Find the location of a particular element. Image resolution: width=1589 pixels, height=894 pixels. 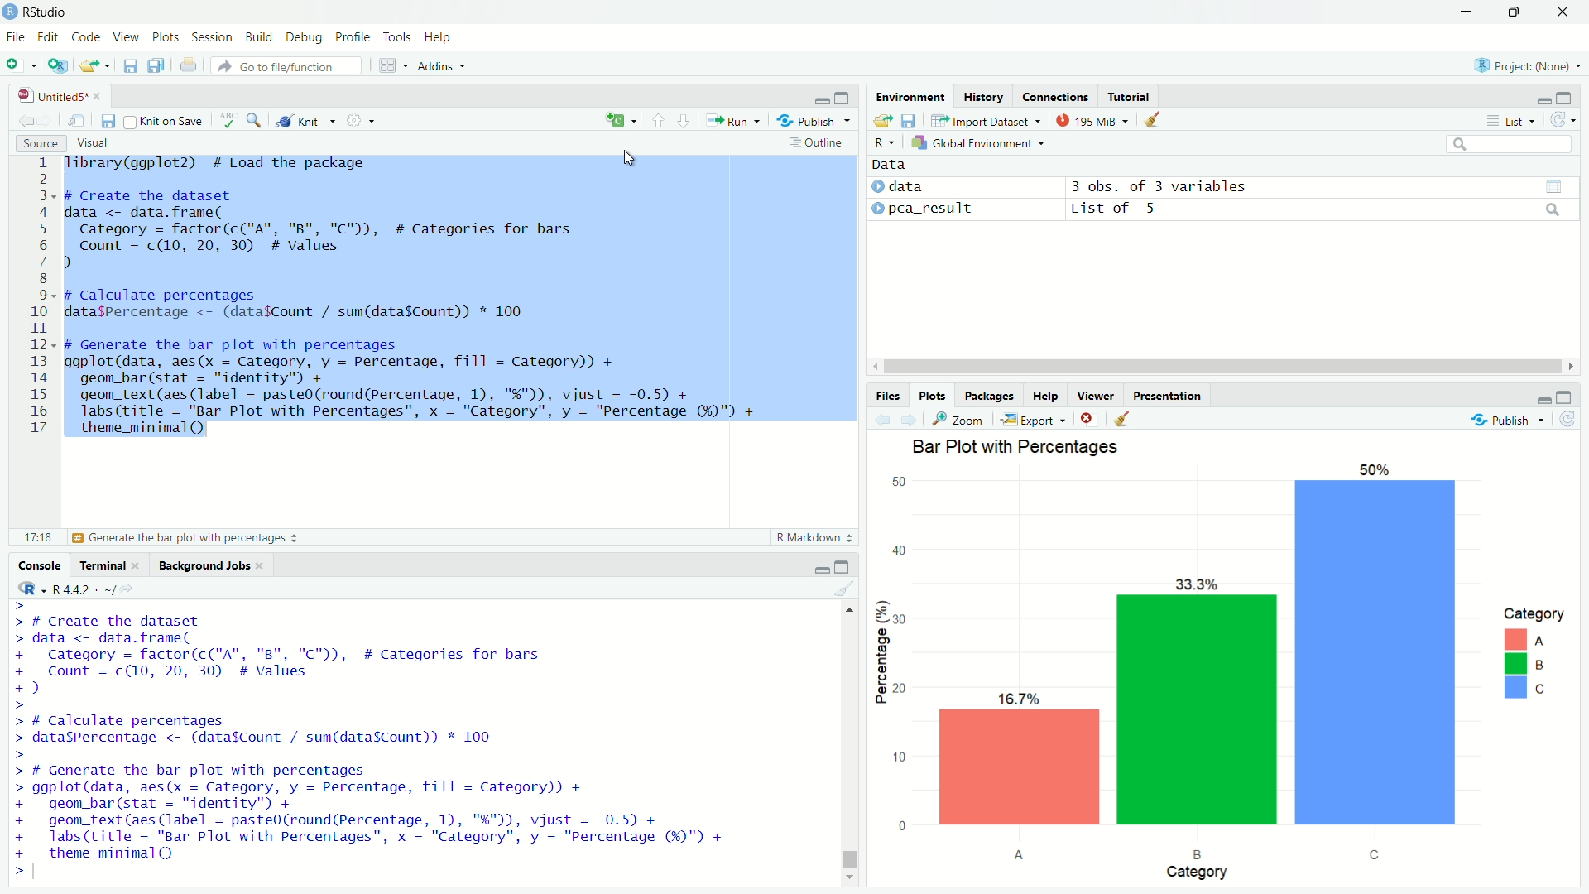

File is located at coordinates (17, 38).